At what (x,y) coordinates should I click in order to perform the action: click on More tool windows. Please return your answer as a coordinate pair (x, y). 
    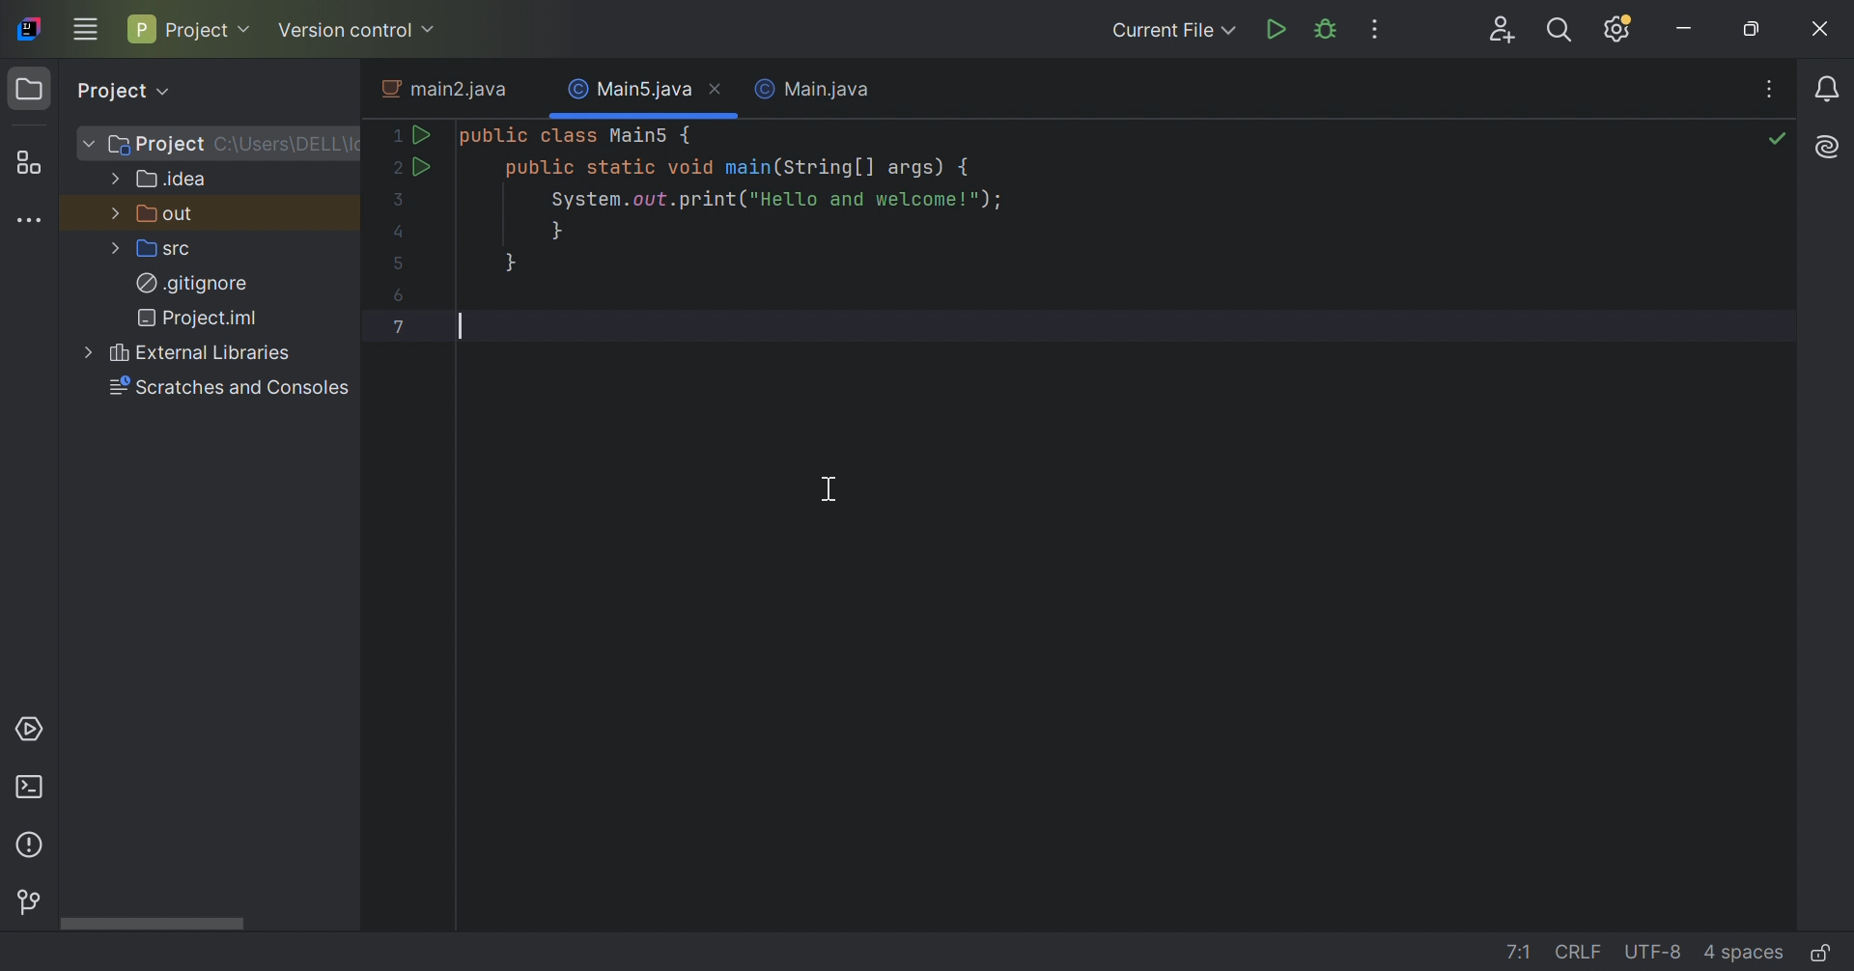
    Looking at the image, I should click on (30, 221).